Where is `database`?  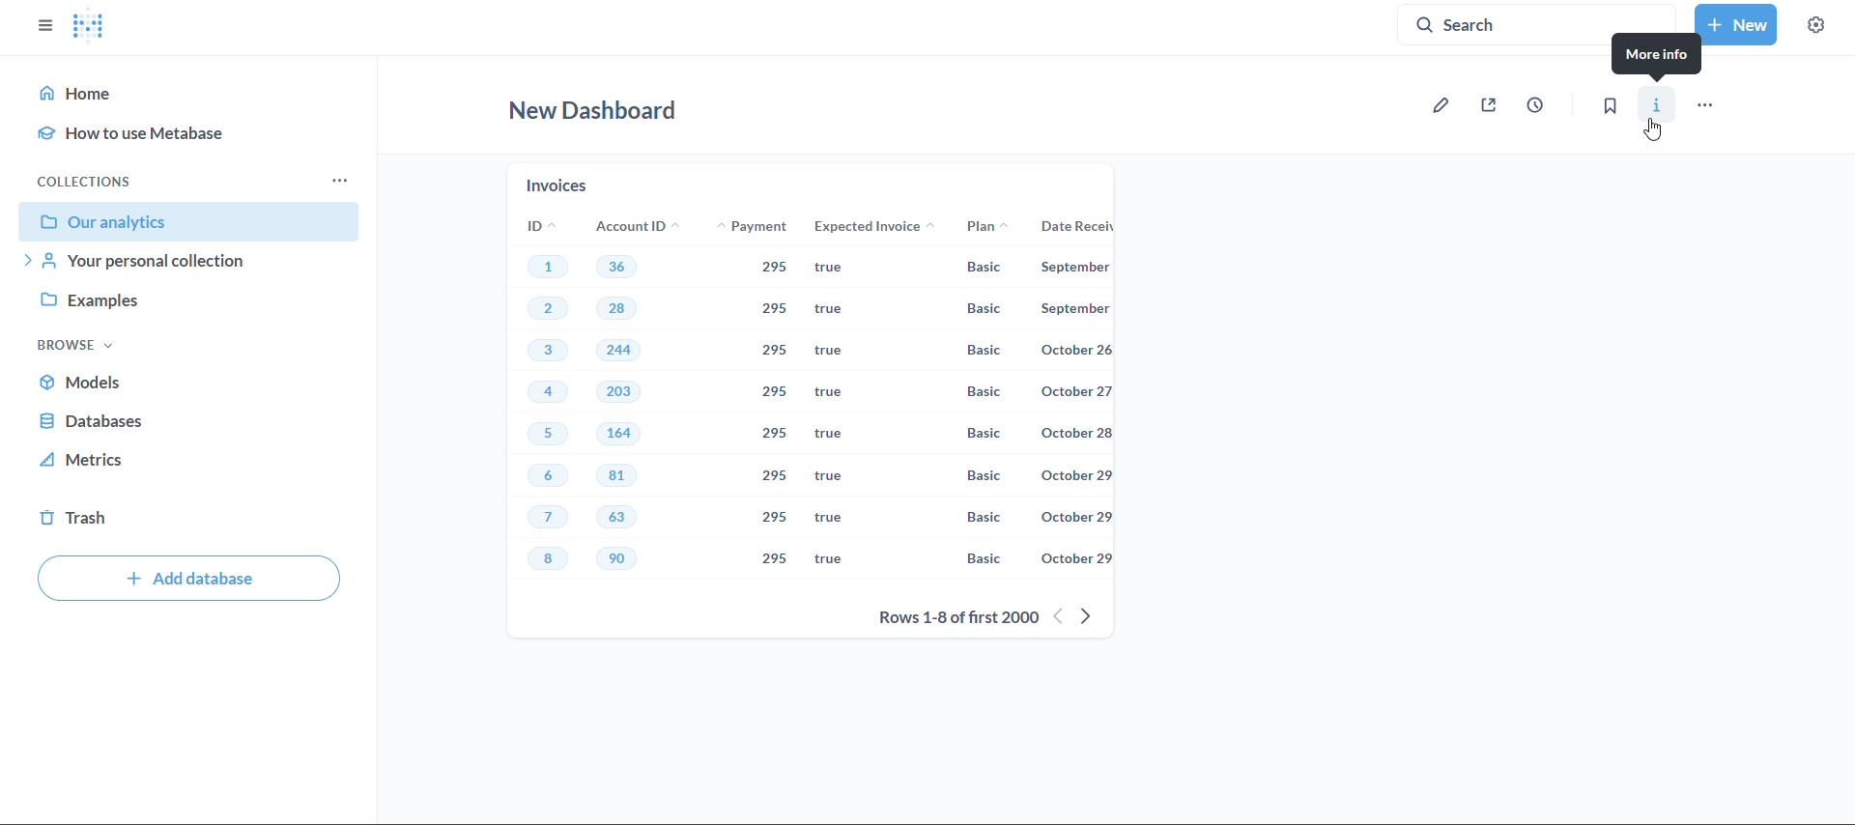
database is located at coordinates (188, 424).